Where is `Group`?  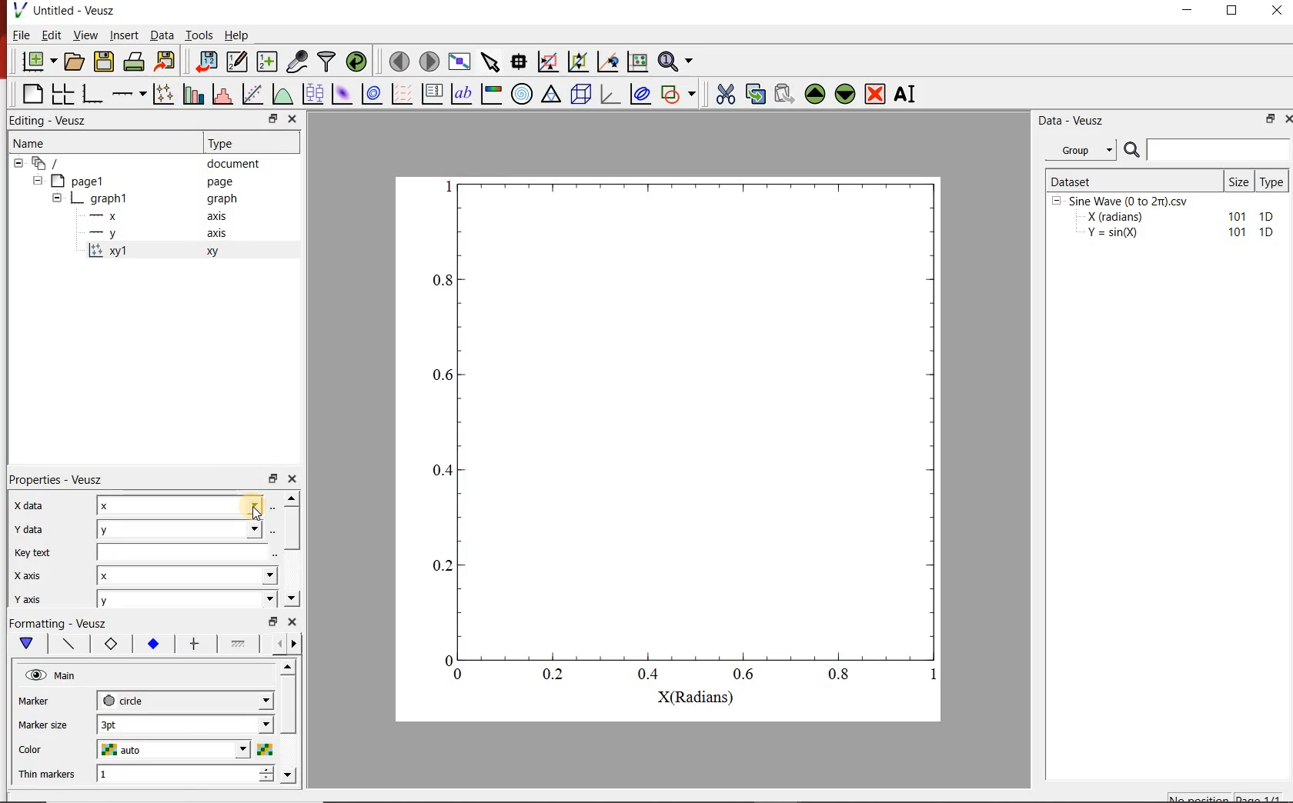 Group is located at coordinates (1085, 150).